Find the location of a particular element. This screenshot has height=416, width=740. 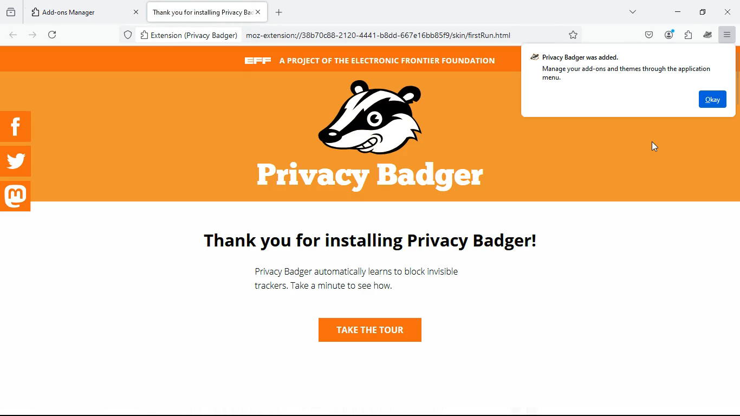

m is located at coordinates (17, 197).